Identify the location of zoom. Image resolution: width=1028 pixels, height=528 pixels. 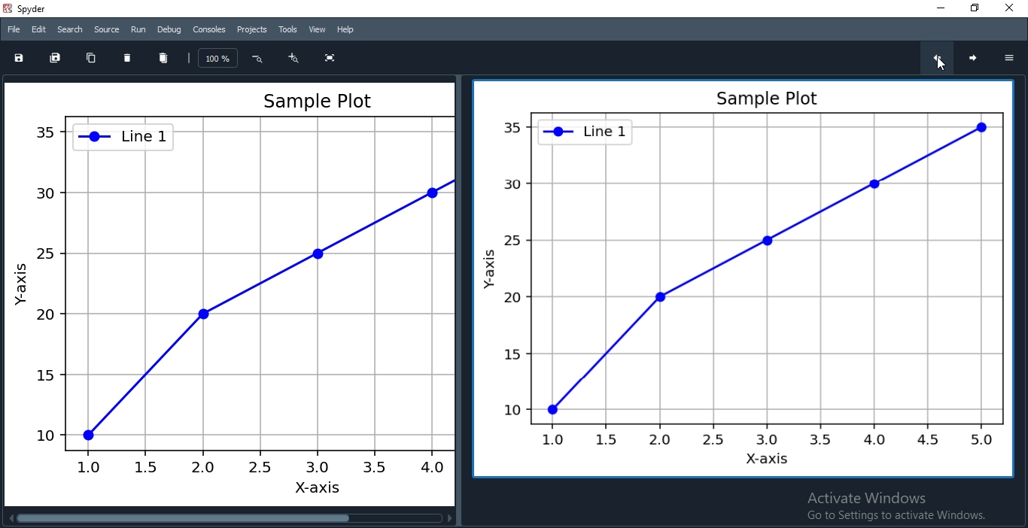
(219, 58).